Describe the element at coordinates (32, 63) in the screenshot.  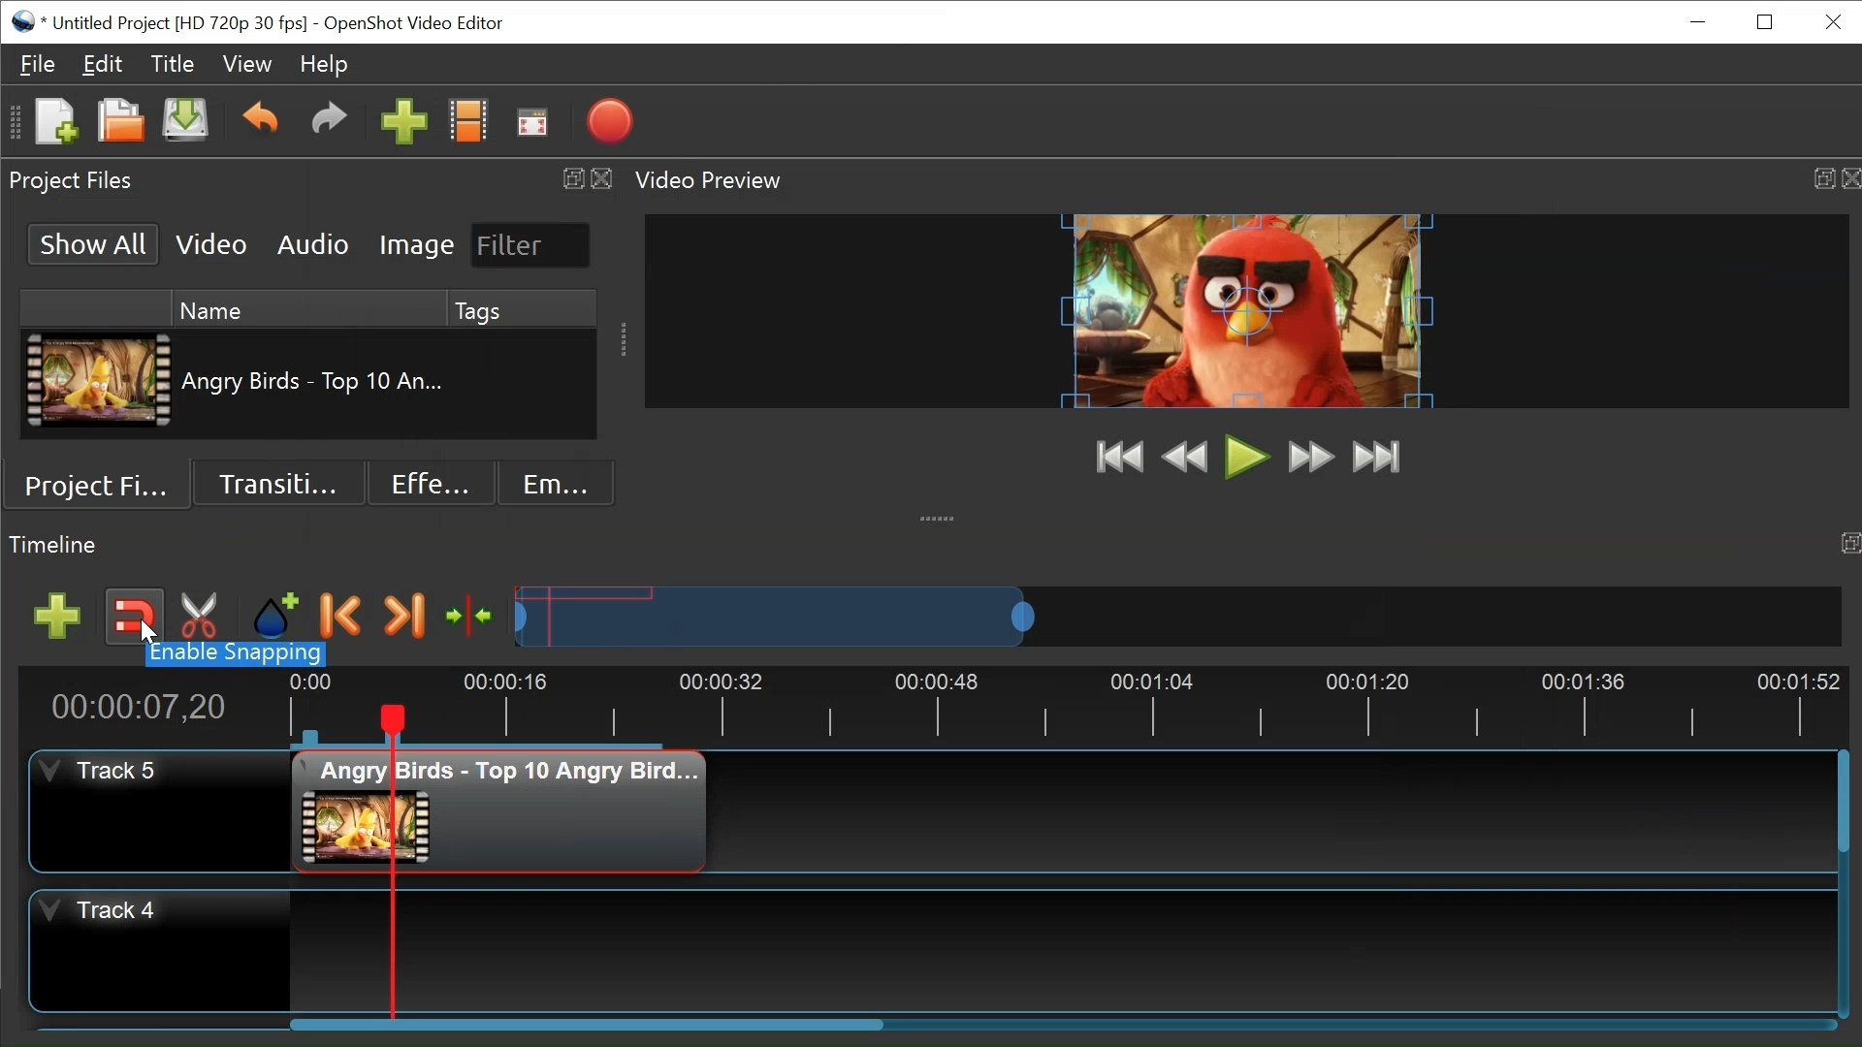
I see `File` at that location.